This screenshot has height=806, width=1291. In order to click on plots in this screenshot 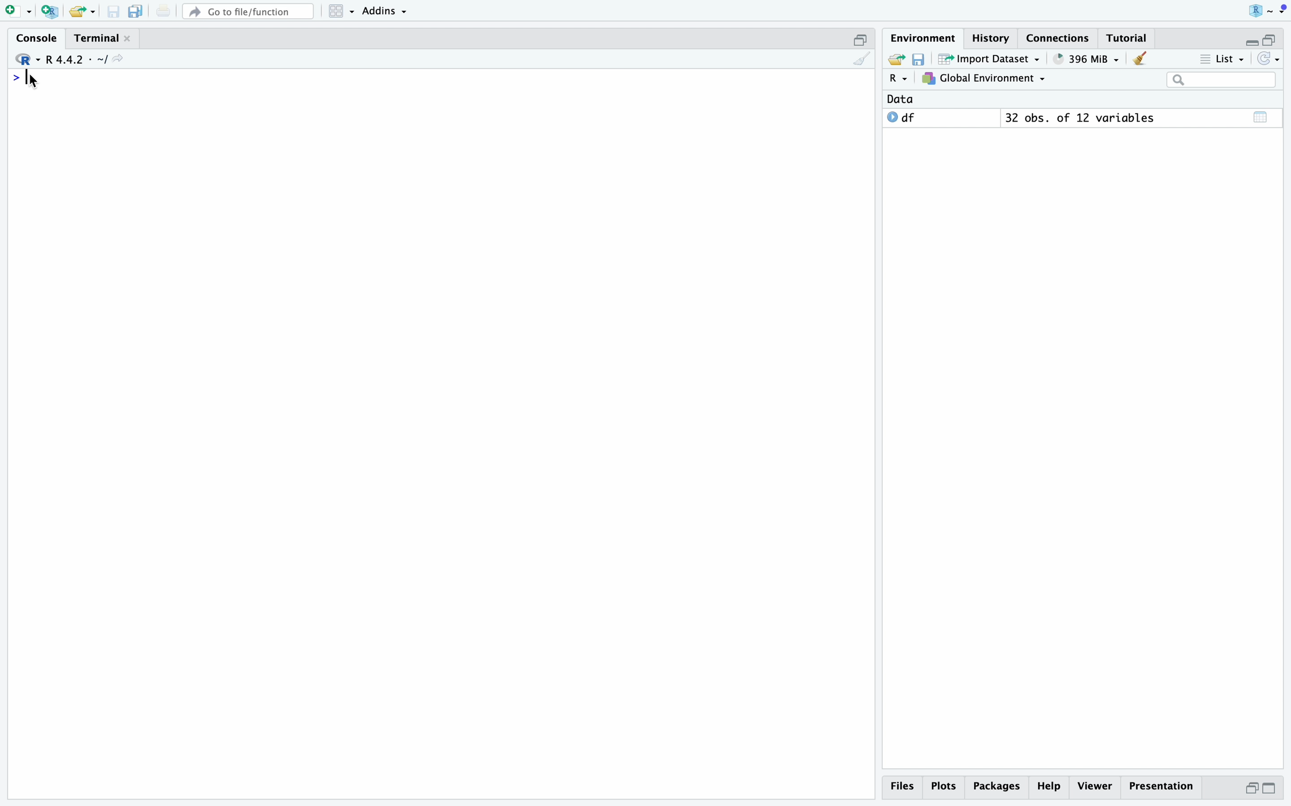, I will do `click(945, 787)`.